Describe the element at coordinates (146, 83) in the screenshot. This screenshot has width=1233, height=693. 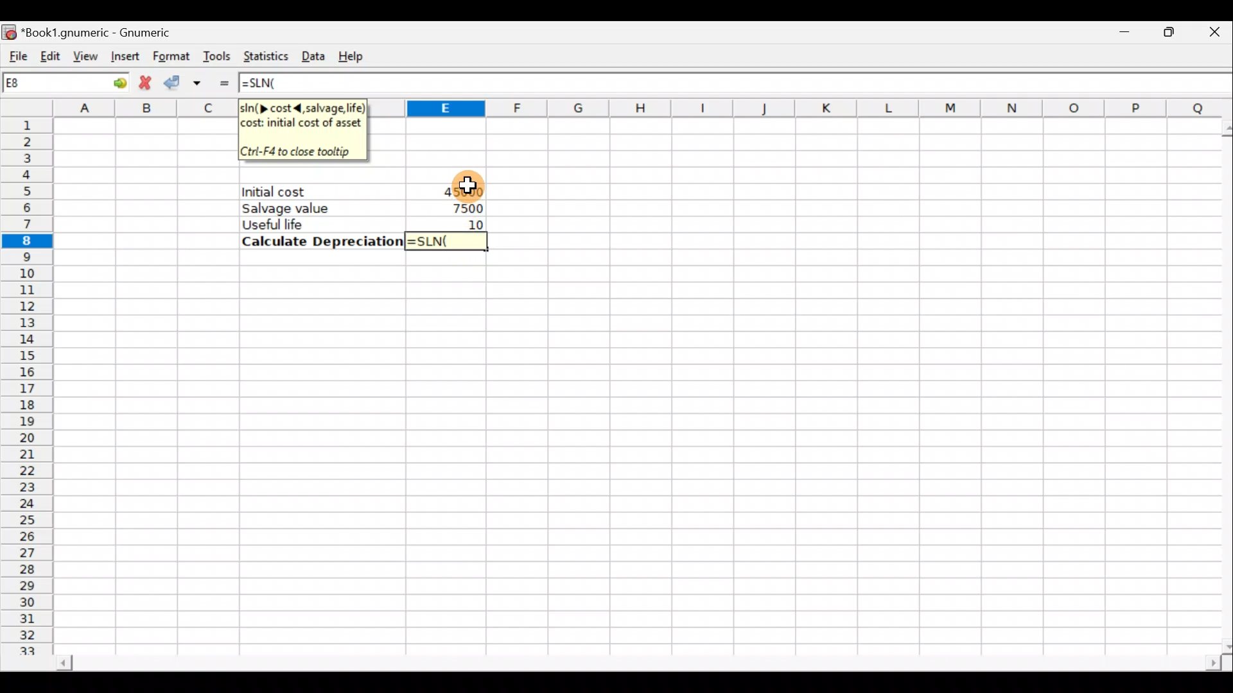
I see `Cancel change` at that location.